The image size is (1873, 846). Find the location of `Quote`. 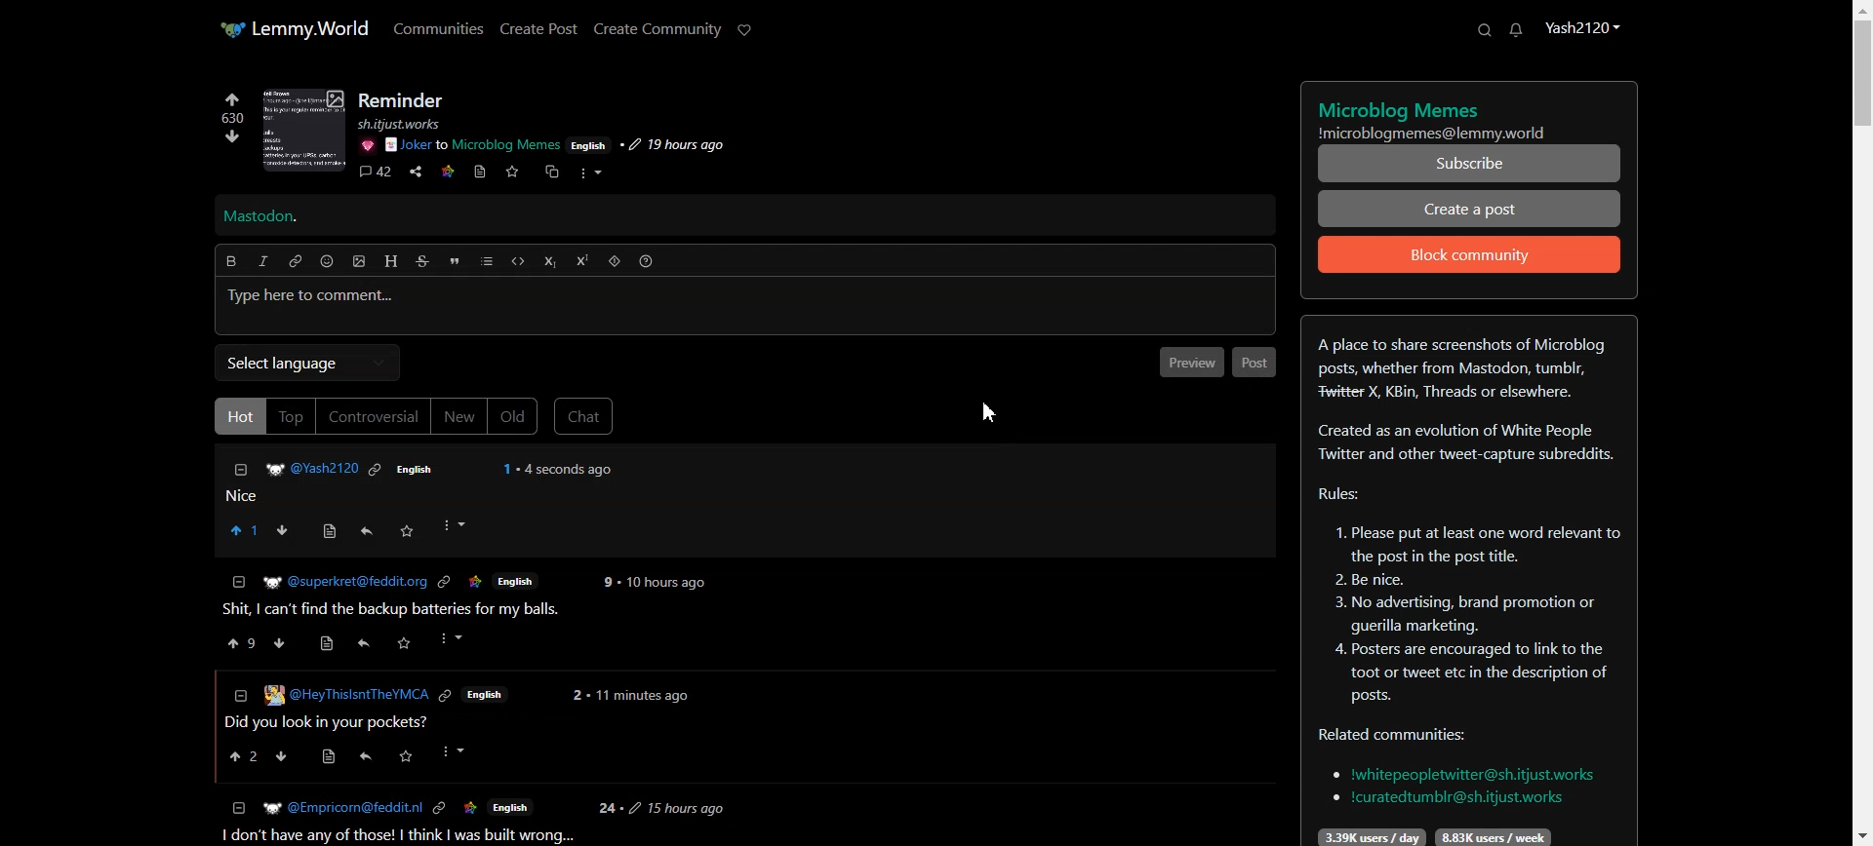

Quote is located at coordinates (454, 261).